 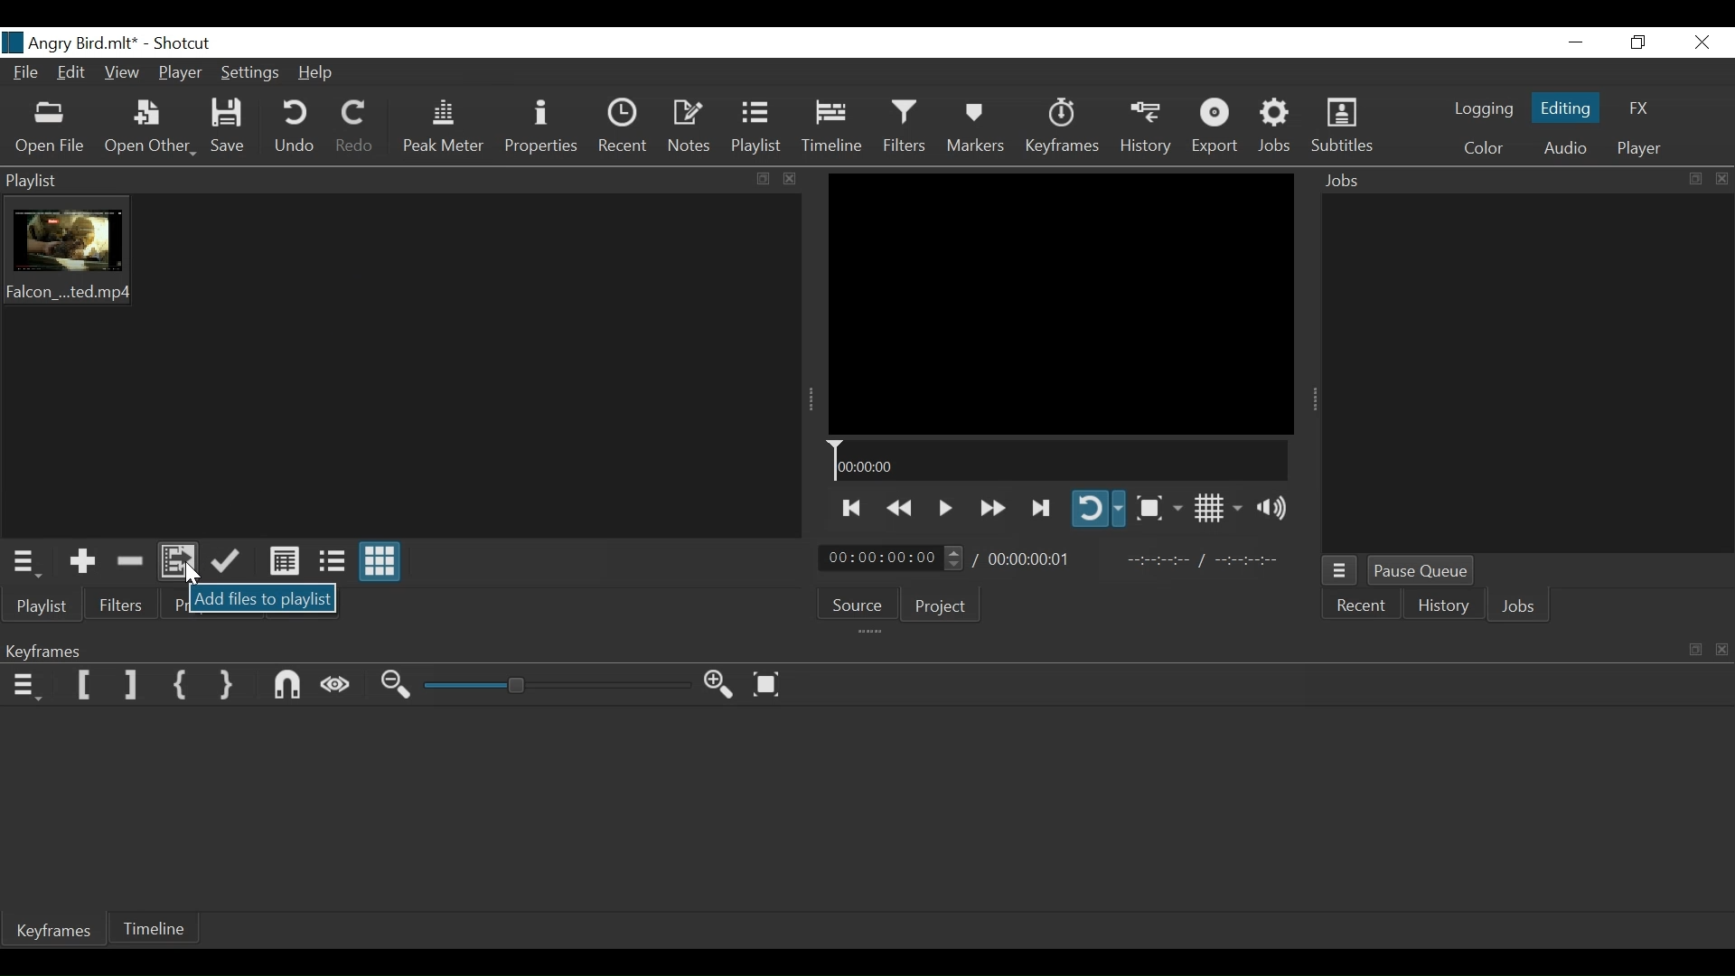 I want to click on Toggle play or pause (space), so click(x=944, y=506).